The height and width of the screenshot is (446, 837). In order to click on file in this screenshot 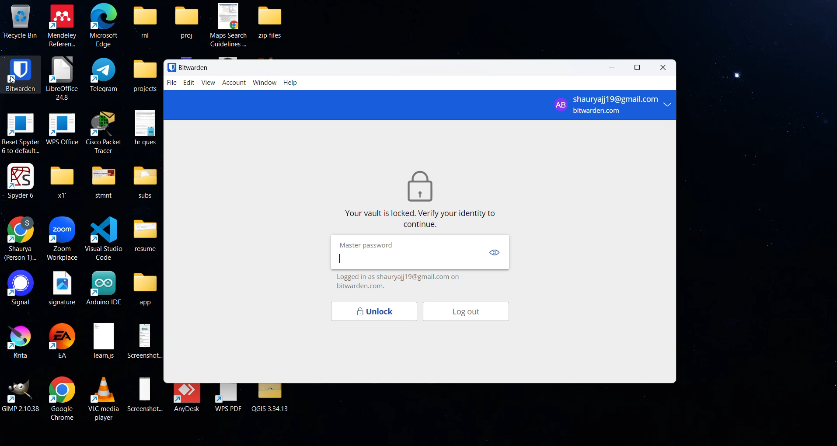, I will do `click(171, 83)`.